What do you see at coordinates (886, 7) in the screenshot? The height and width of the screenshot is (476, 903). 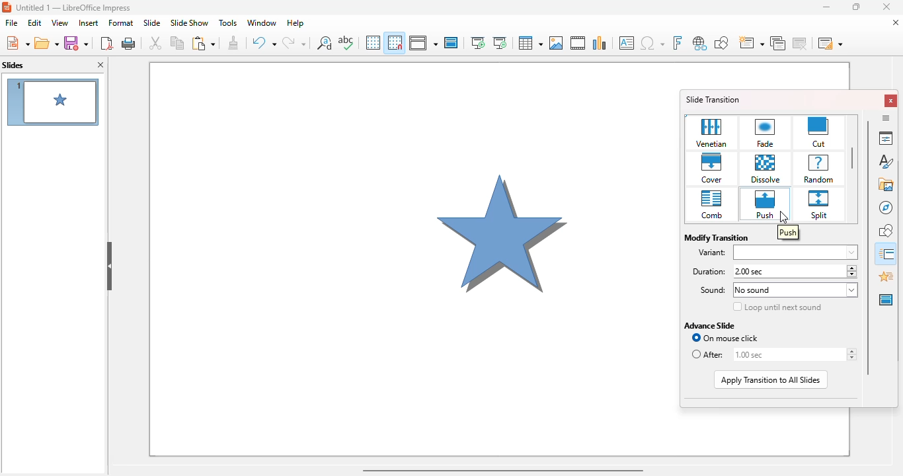 I see `close` at bounding box center [886, 7].